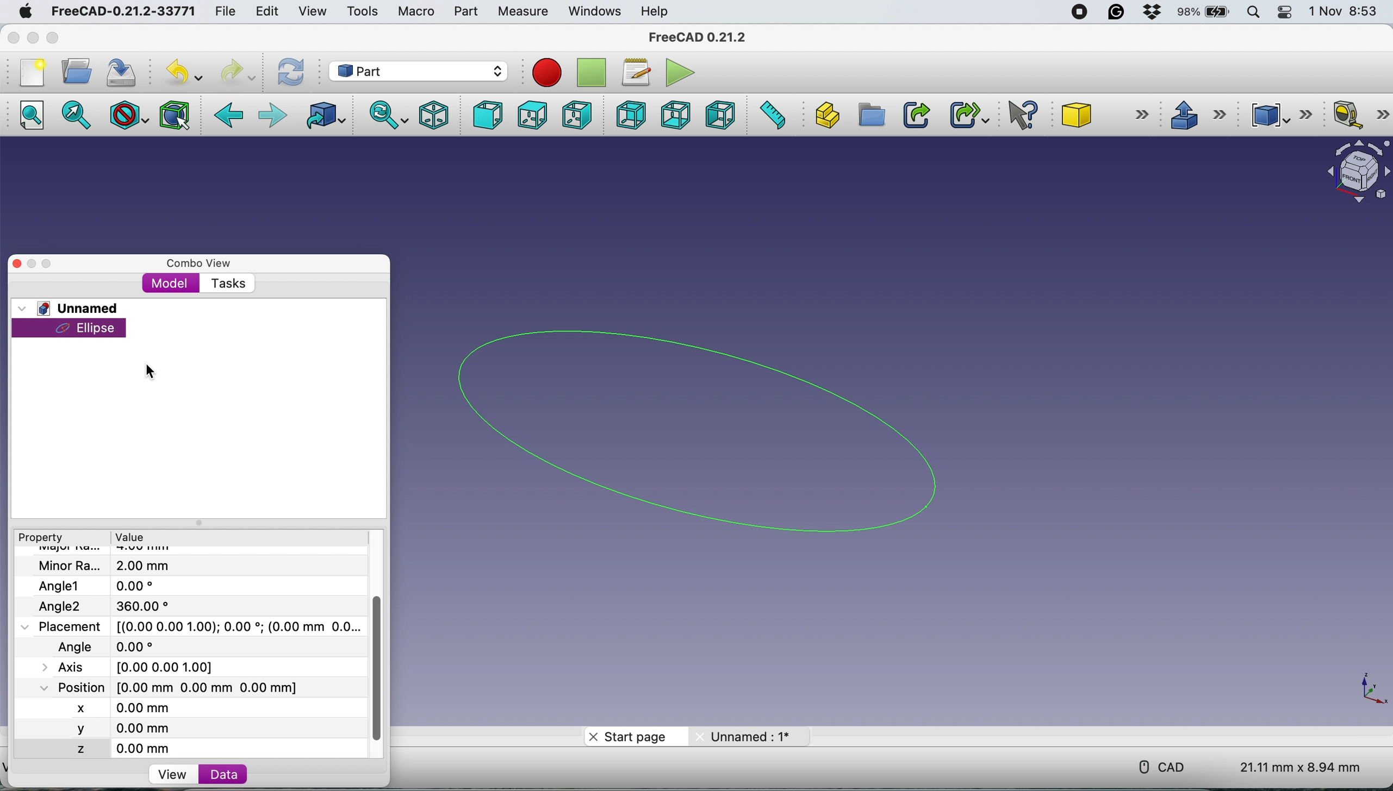 The image size is (1393, 791). Describe the element at coordinates (32, 115) in the screenshot. I see `fit all` at that location.